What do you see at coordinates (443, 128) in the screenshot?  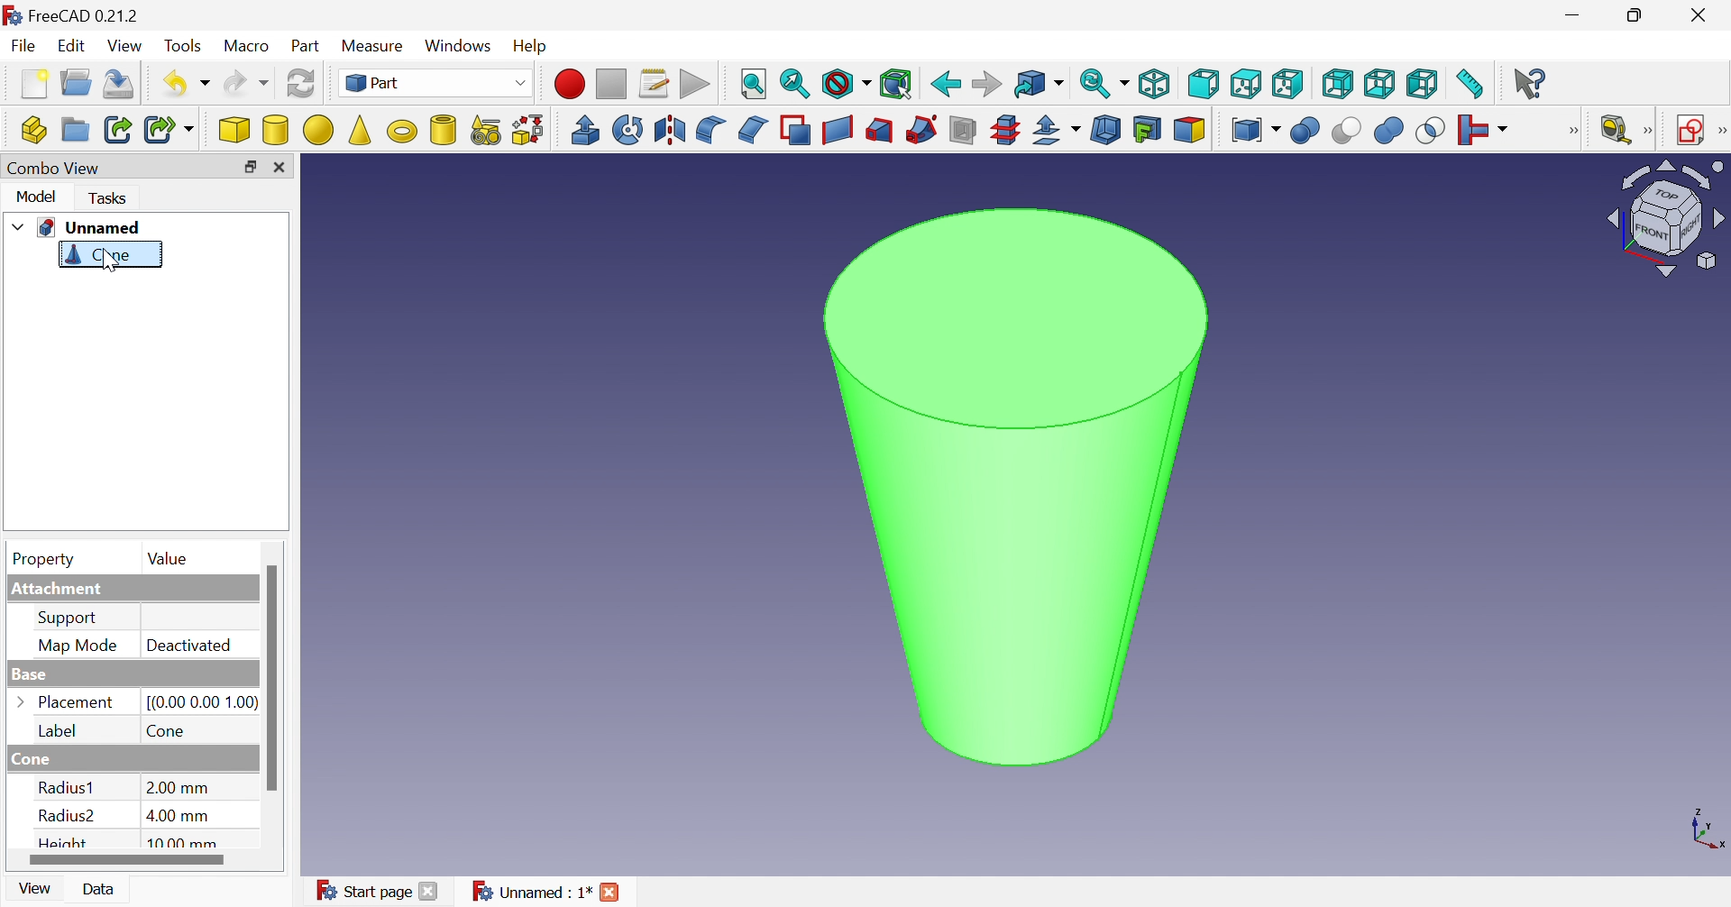 I see `Create` at bounding box center [443, 128].